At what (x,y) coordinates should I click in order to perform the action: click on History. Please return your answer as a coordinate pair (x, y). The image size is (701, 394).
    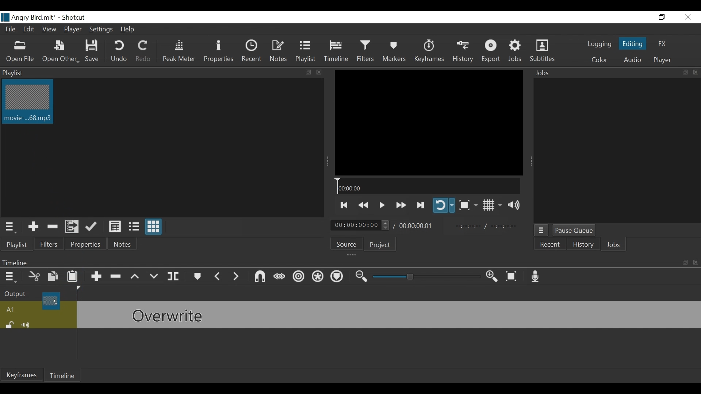
    Looking at the image, I should click on (582, 245).